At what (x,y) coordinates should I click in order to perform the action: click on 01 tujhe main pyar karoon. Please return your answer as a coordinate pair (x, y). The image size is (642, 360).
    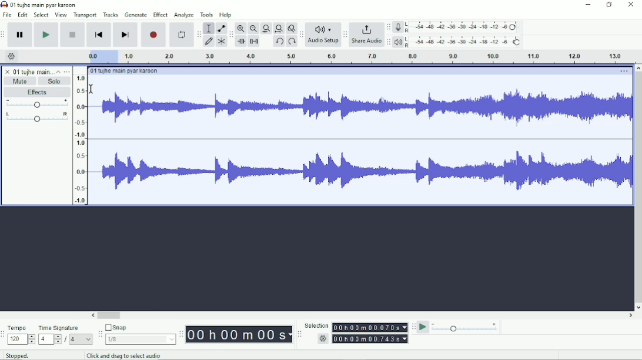
    Looking at the image, I should click on (126, 71).